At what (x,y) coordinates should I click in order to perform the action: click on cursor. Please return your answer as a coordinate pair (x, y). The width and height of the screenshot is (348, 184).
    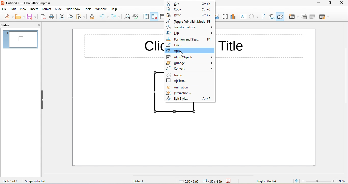
    Looking at the image, I should click on (181, 54).